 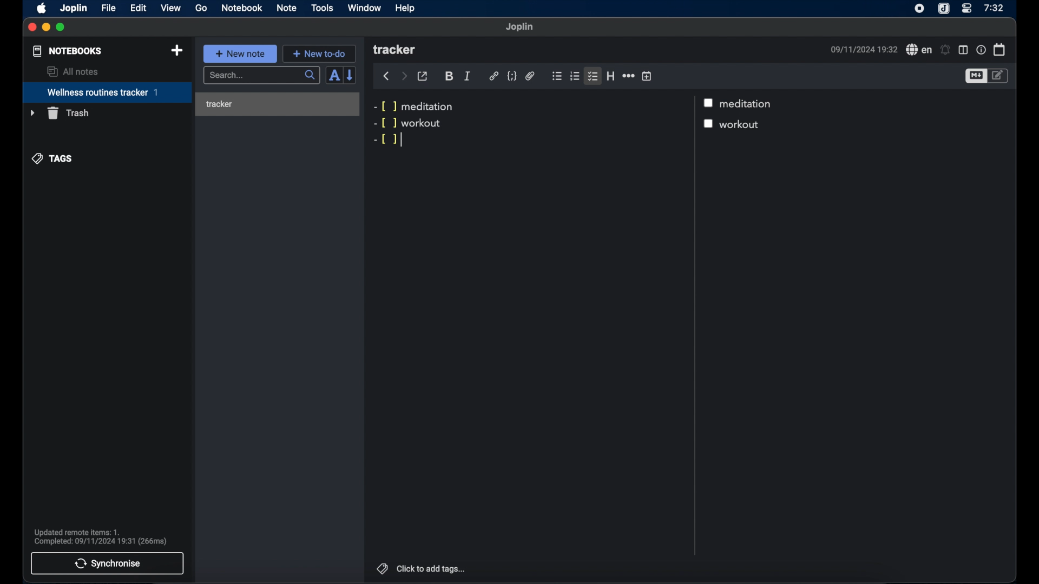 I want to click on trash, so click(x=59, y=113).